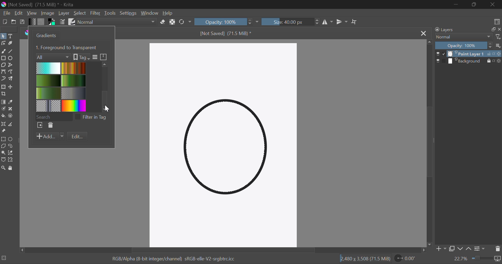 This screenshot has width=502, height=264. Describe the element at coordinates (78, 117) in the screenshot. I see `checkbox` at that location.